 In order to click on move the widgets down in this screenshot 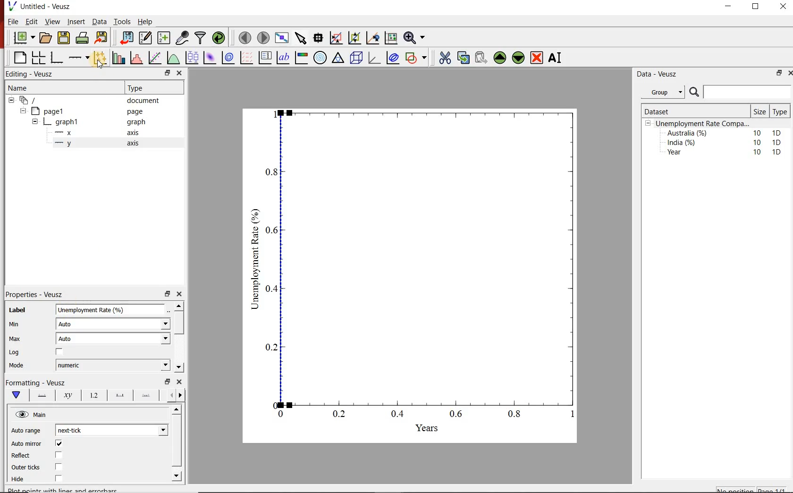, I will do `click(517, 58)`.